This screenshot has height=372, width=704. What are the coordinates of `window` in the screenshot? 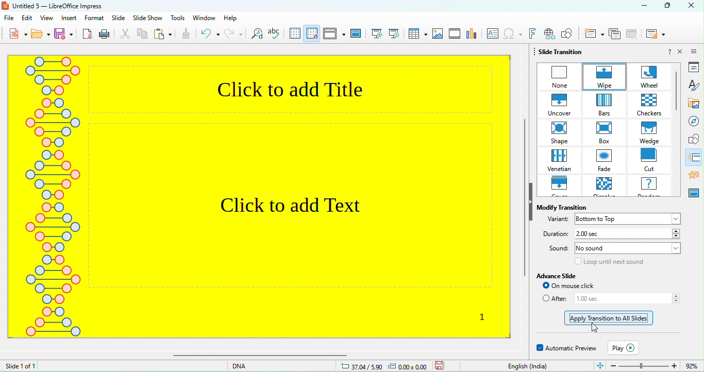 It's located at (204, 20).